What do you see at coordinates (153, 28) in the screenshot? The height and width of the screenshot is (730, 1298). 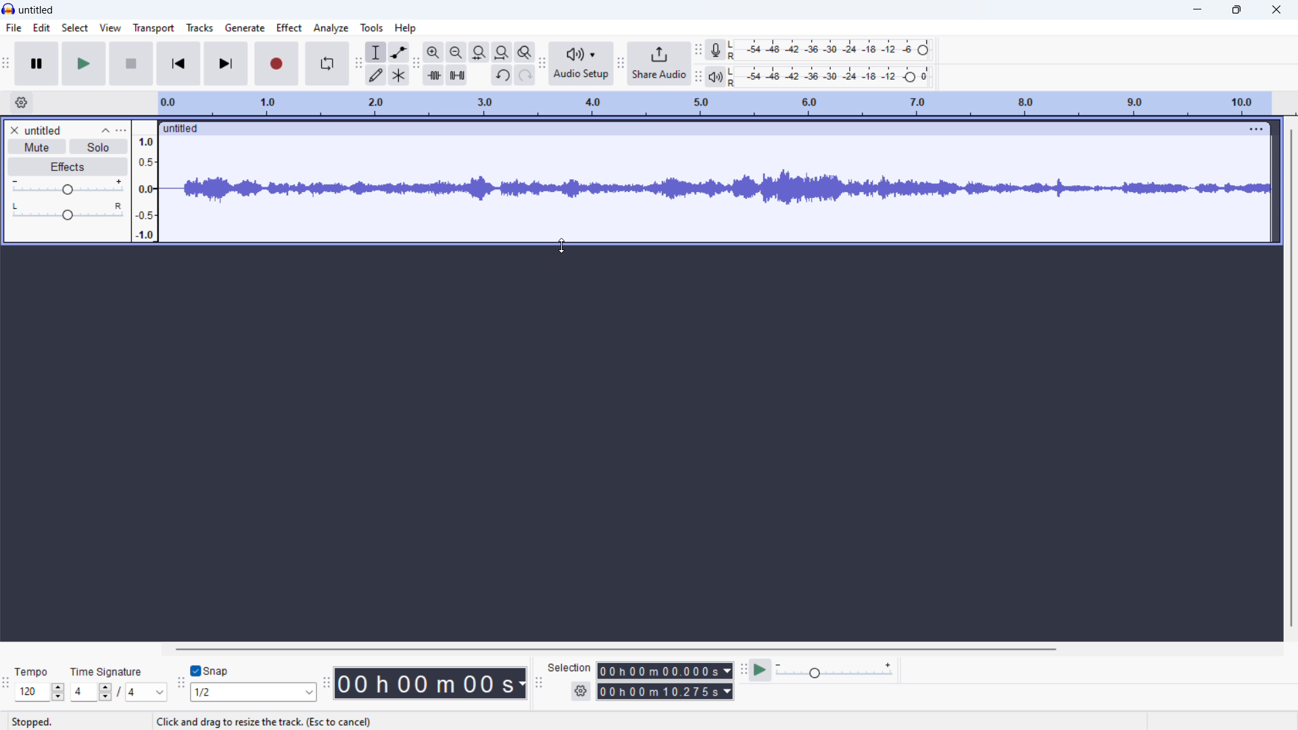 I see `transport` at bounding box center [153, 28].